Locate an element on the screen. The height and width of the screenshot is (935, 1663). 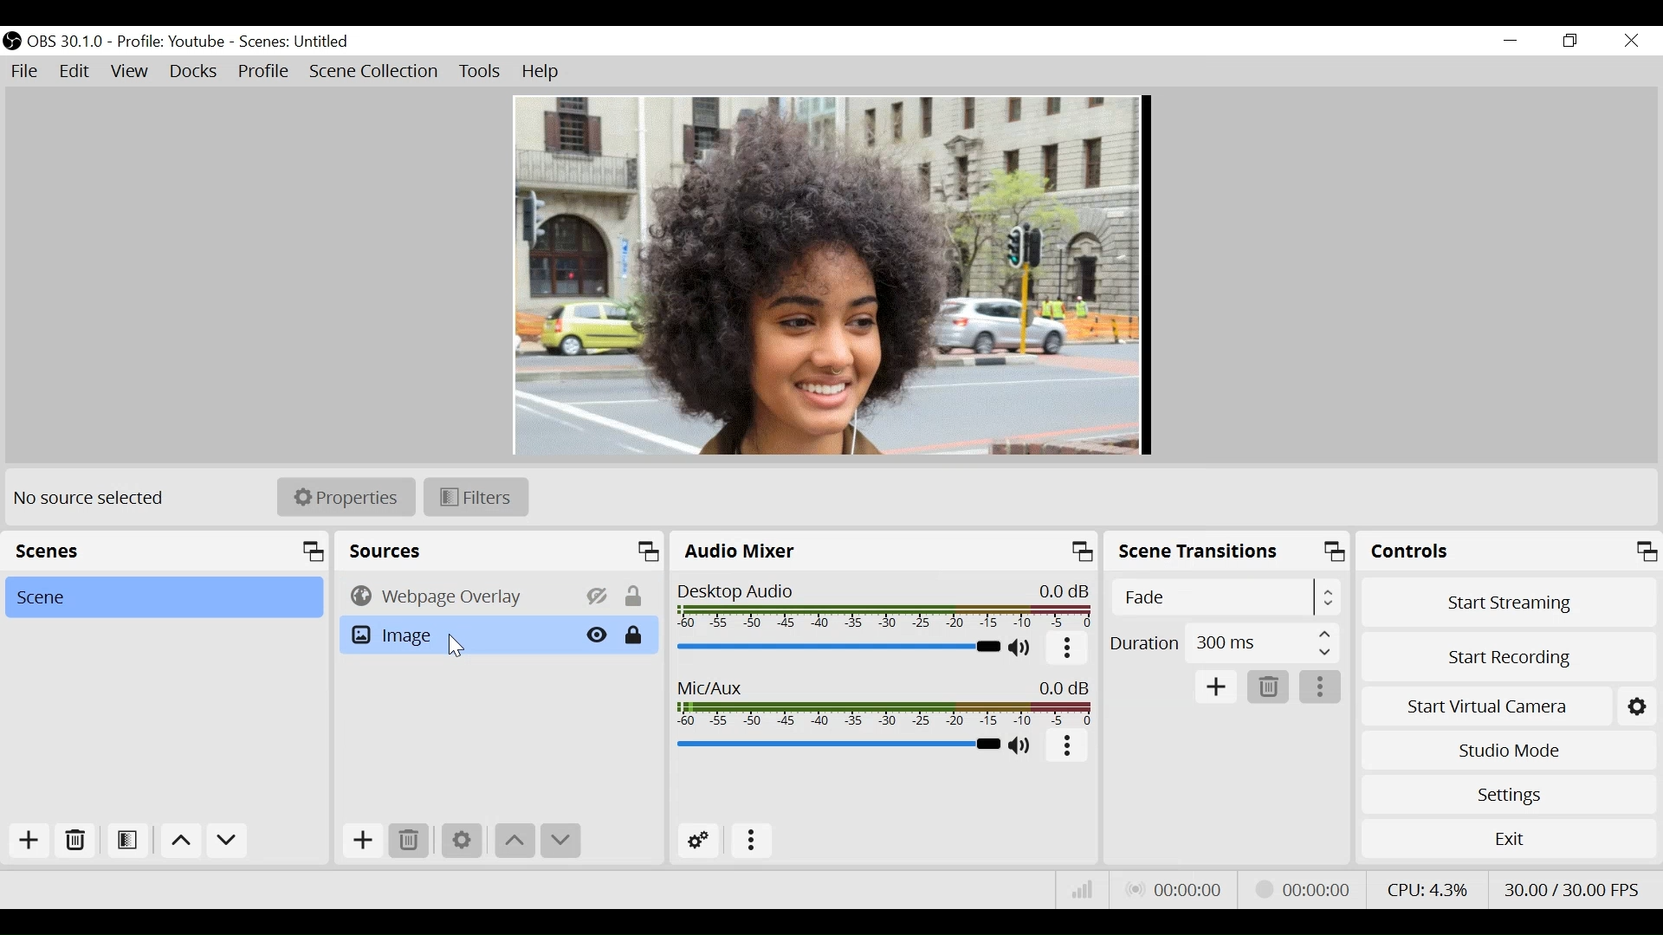
Desktop Audio is located at coordinates (882, 606).